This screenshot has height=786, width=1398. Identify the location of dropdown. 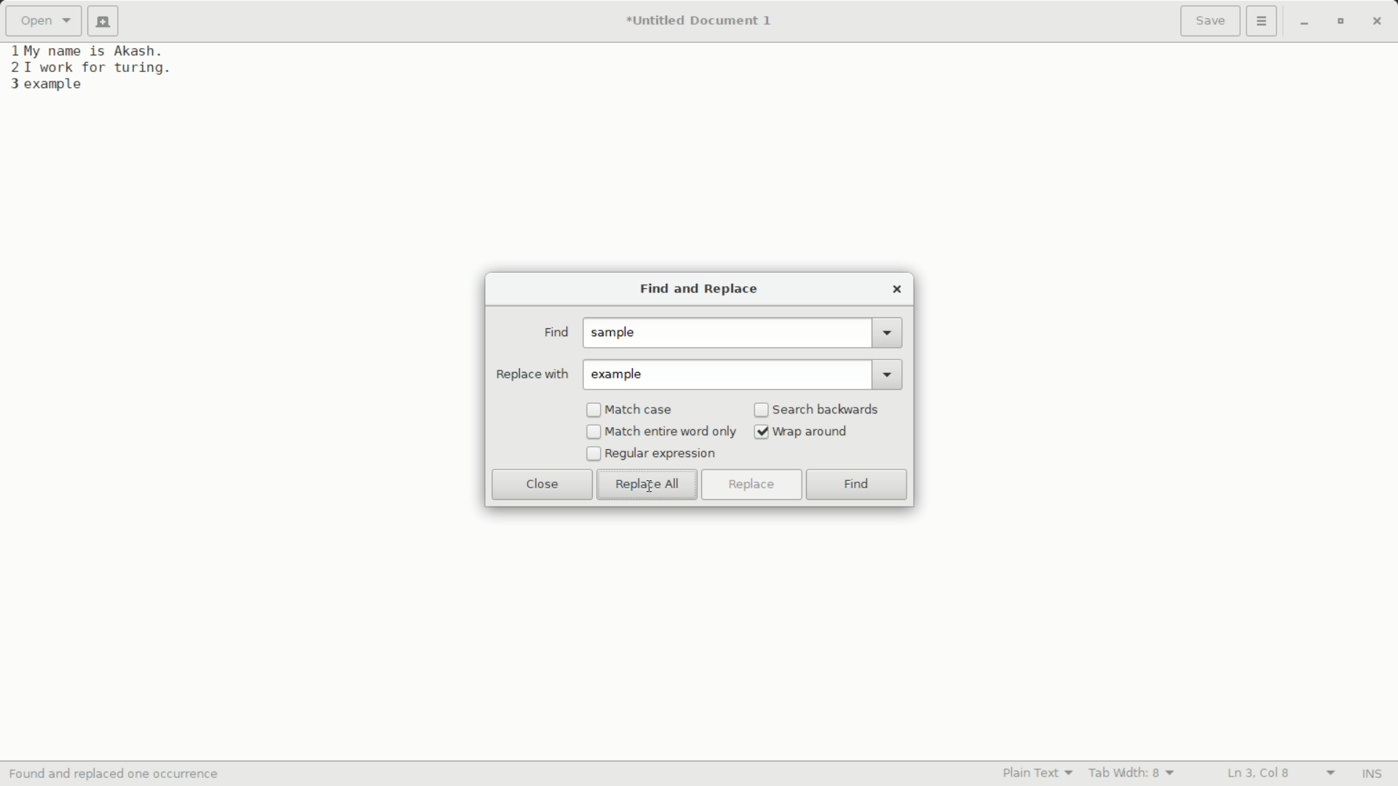
(888, 333).